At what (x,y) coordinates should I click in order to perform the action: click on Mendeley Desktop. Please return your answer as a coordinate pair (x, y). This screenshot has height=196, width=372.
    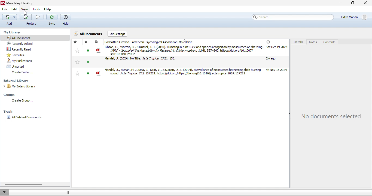
    Looking at the image, I should click on (21, 3).